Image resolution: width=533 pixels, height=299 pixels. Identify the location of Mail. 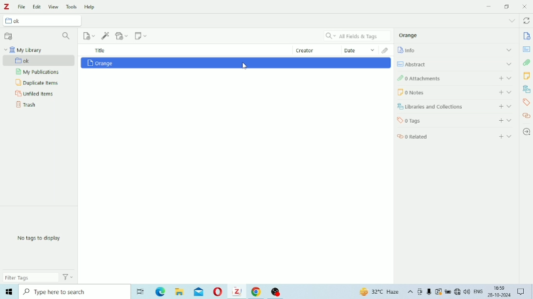
(199, 292).